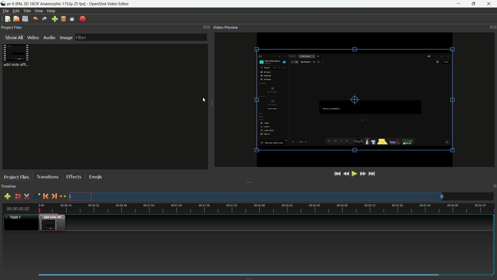 Image resolution: width=497 pixels, height=280 pixels. What do you see at coordinates (18, 209) in the screenshot?
I see `current time` at bounding box center [18, 209].